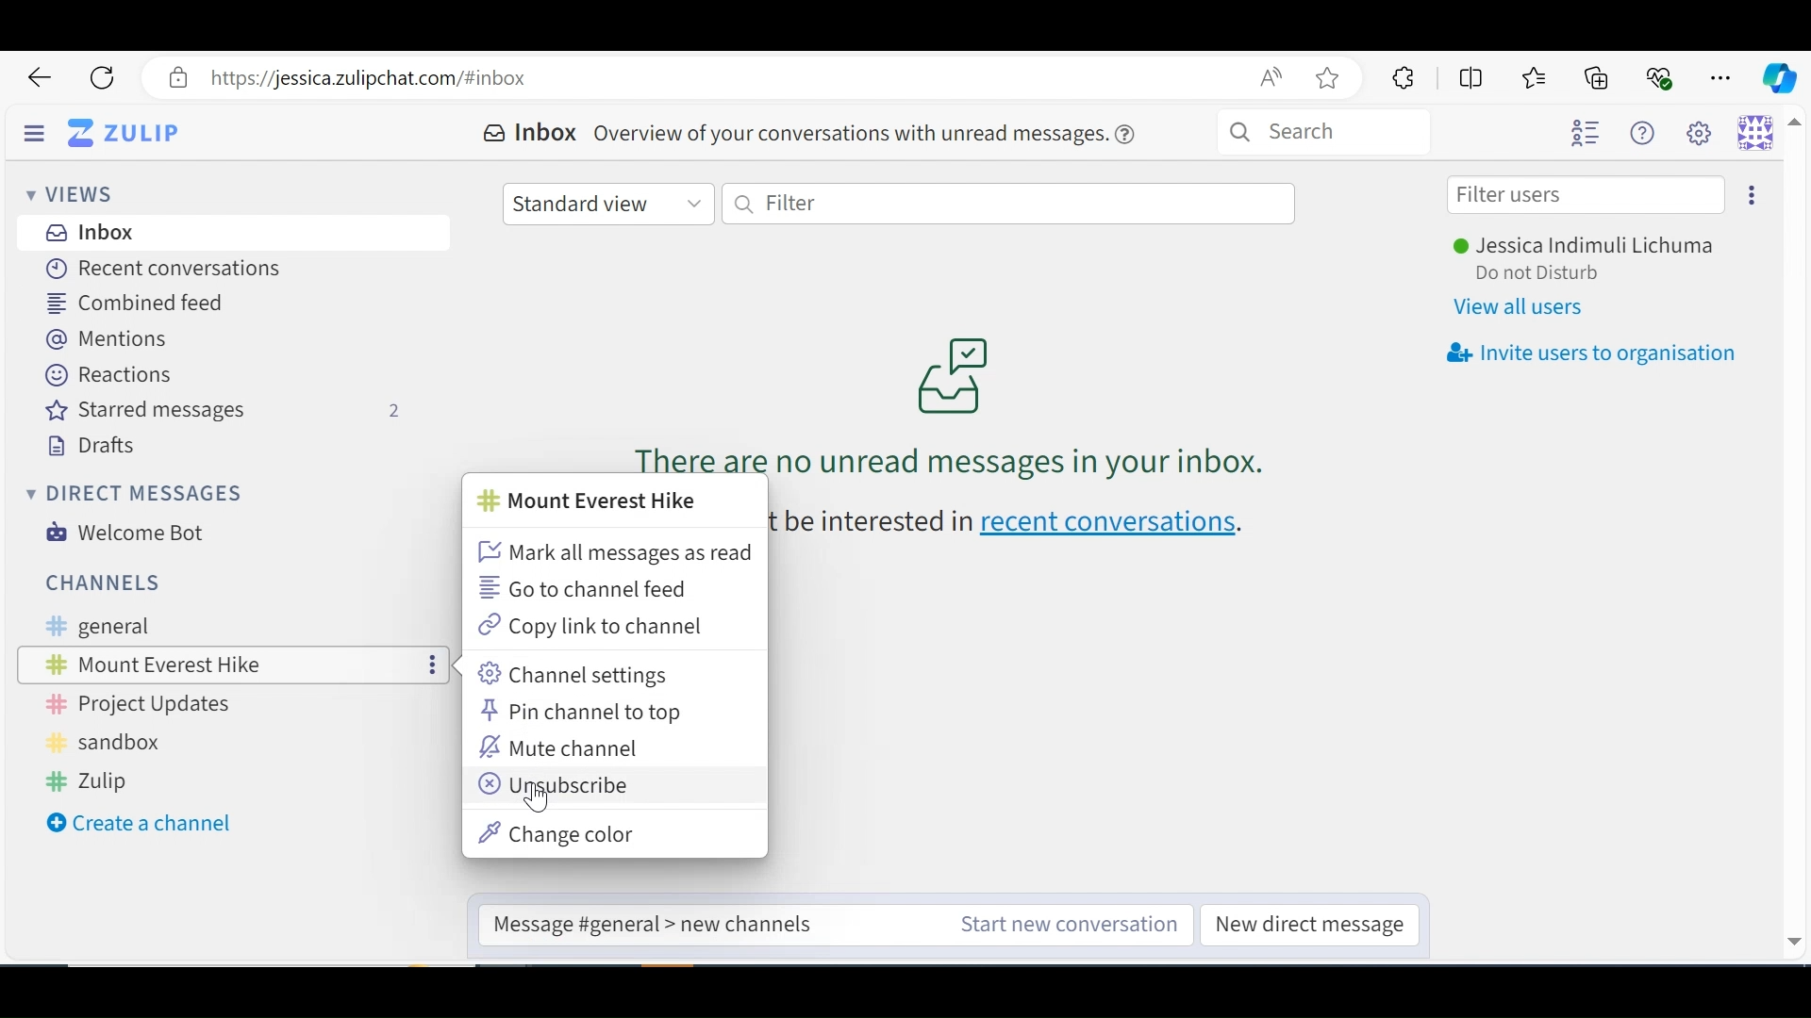  I want to click on Reply to message, so click(657, 923).